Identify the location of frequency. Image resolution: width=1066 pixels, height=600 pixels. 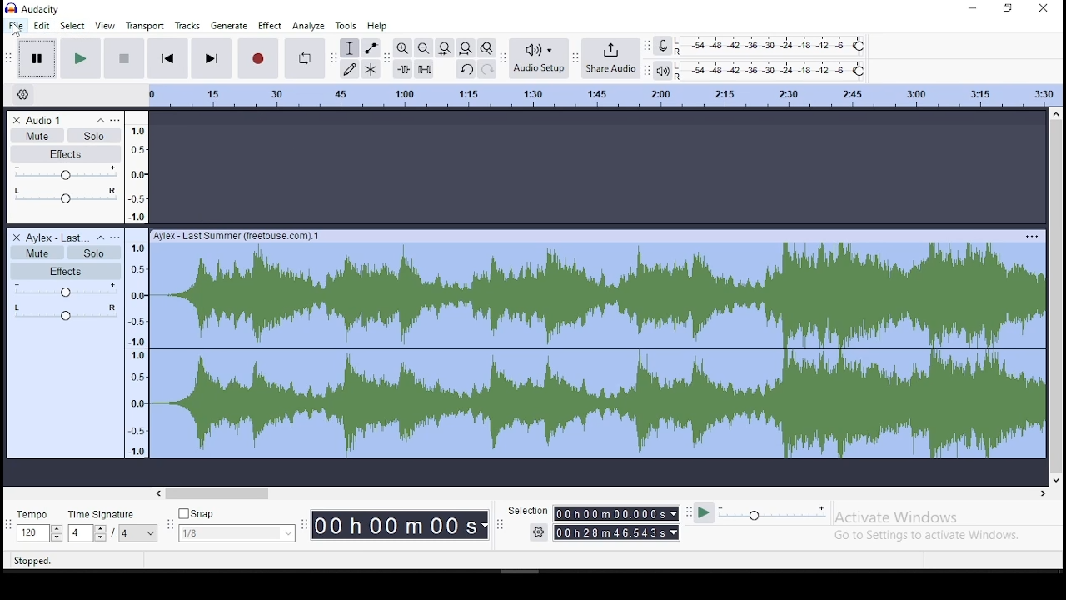
(137, 167).